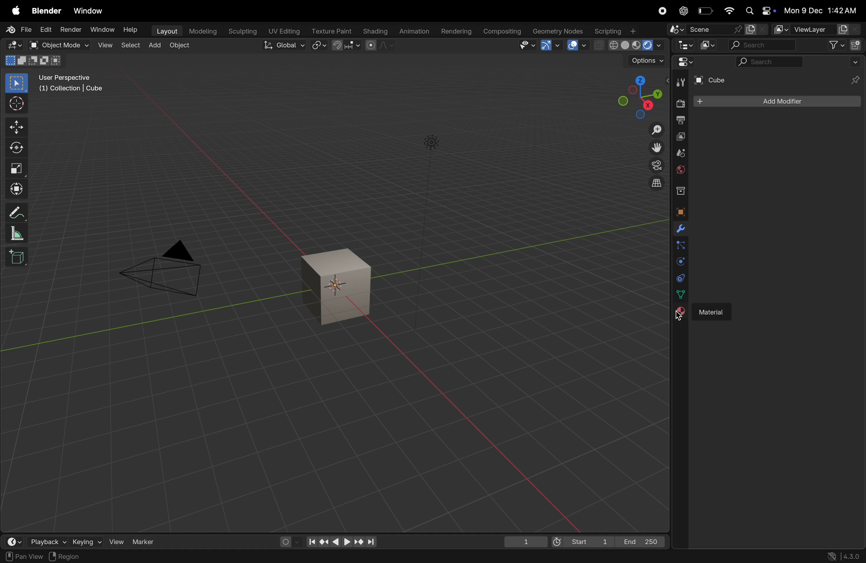 This screenshot has width=866, height=563. I want to click on zoom i , so click(657, 128).